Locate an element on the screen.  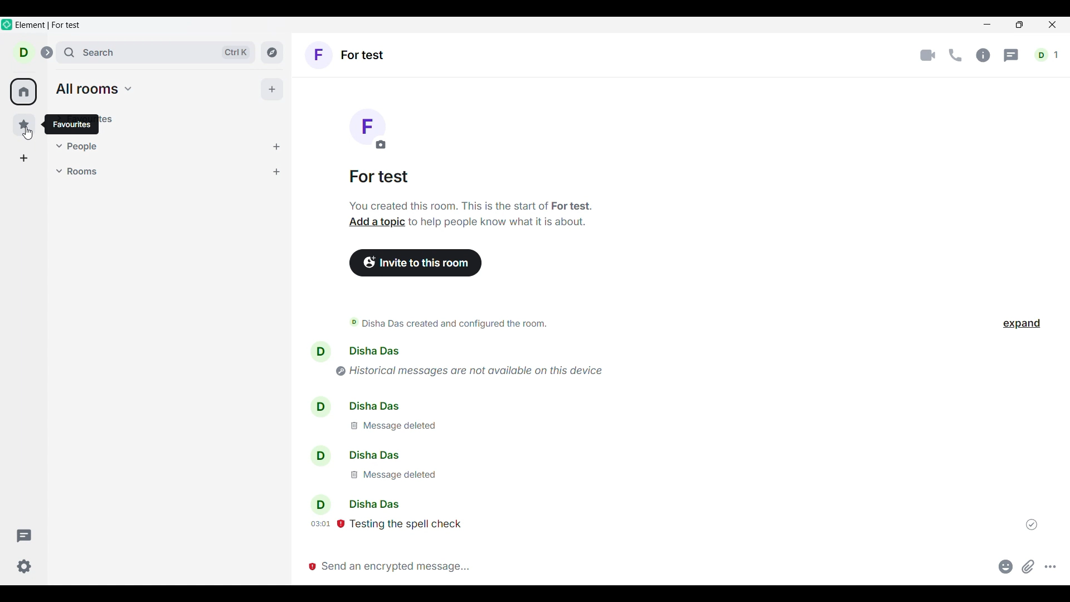
disha das created and configured the room is located at coordinates (449, 323).